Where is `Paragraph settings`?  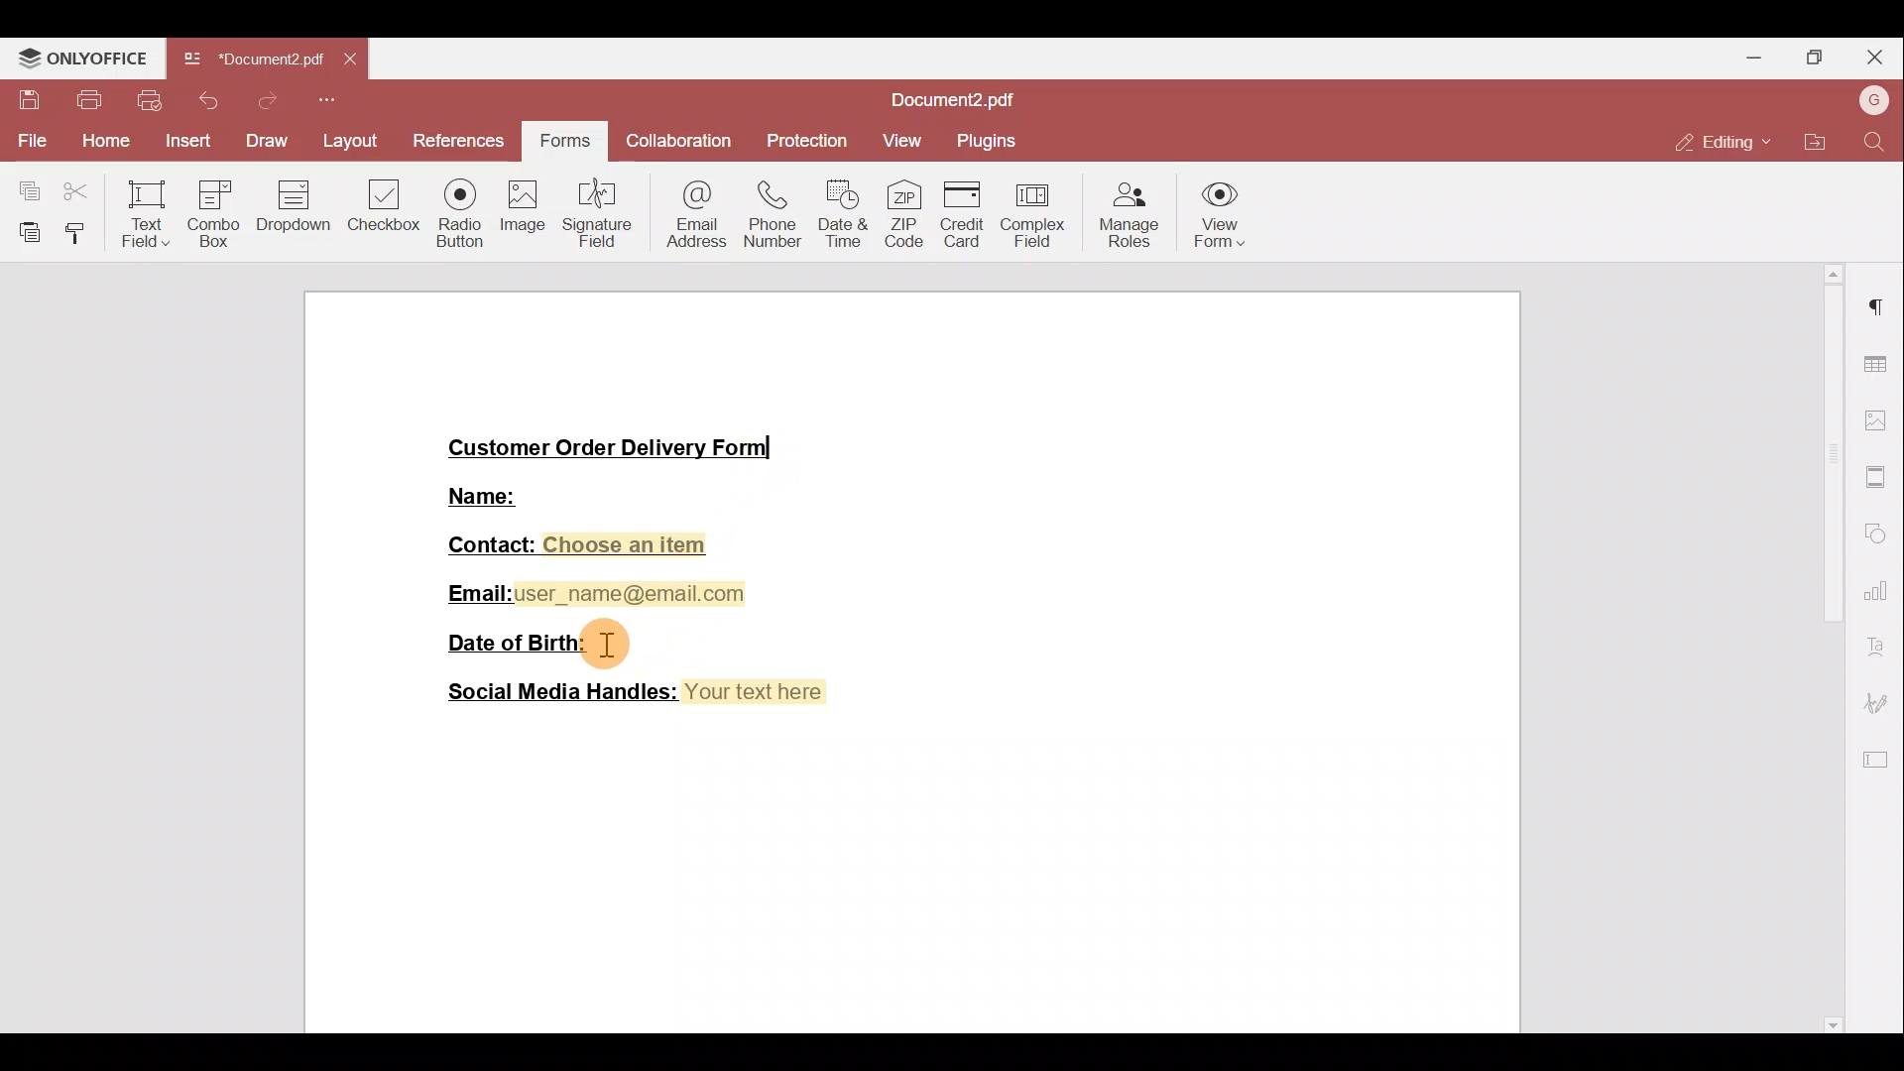
Paragraph settings is located at coordinates (1881, 305).